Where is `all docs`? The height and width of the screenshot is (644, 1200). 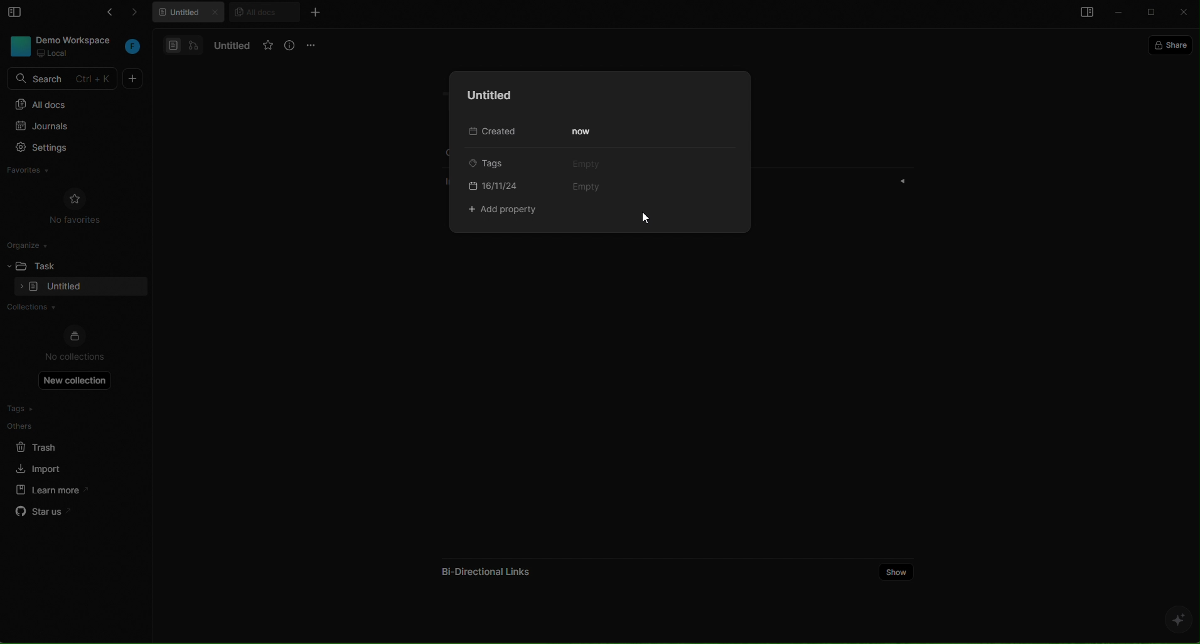 all docs is located at coordinates (264, 11).